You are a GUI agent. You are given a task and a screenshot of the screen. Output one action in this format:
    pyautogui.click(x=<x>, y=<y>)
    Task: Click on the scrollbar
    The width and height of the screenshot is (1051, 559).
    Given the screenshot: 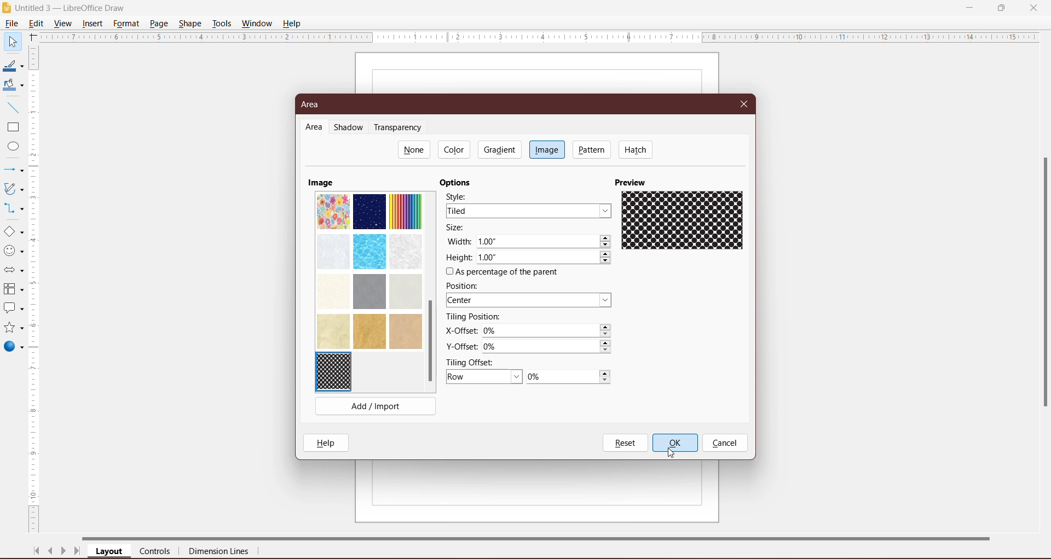 What is the action you would take?
    pyautogui.click(x=1042, y=296)
    